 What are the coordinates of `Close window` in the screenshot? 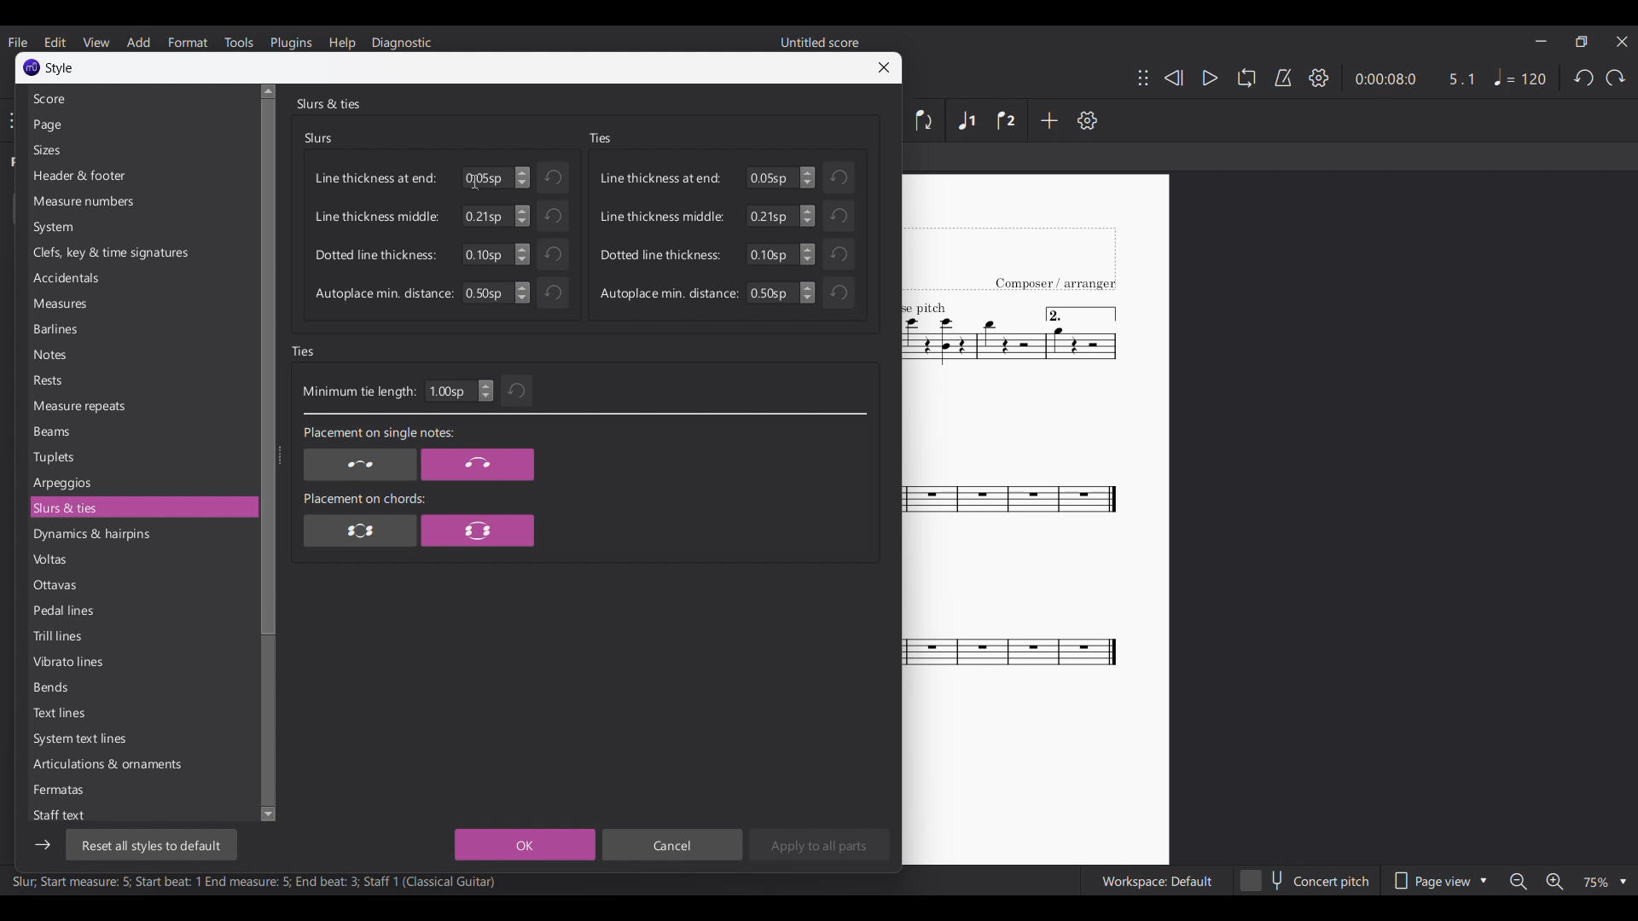 It's located at (884, 67).